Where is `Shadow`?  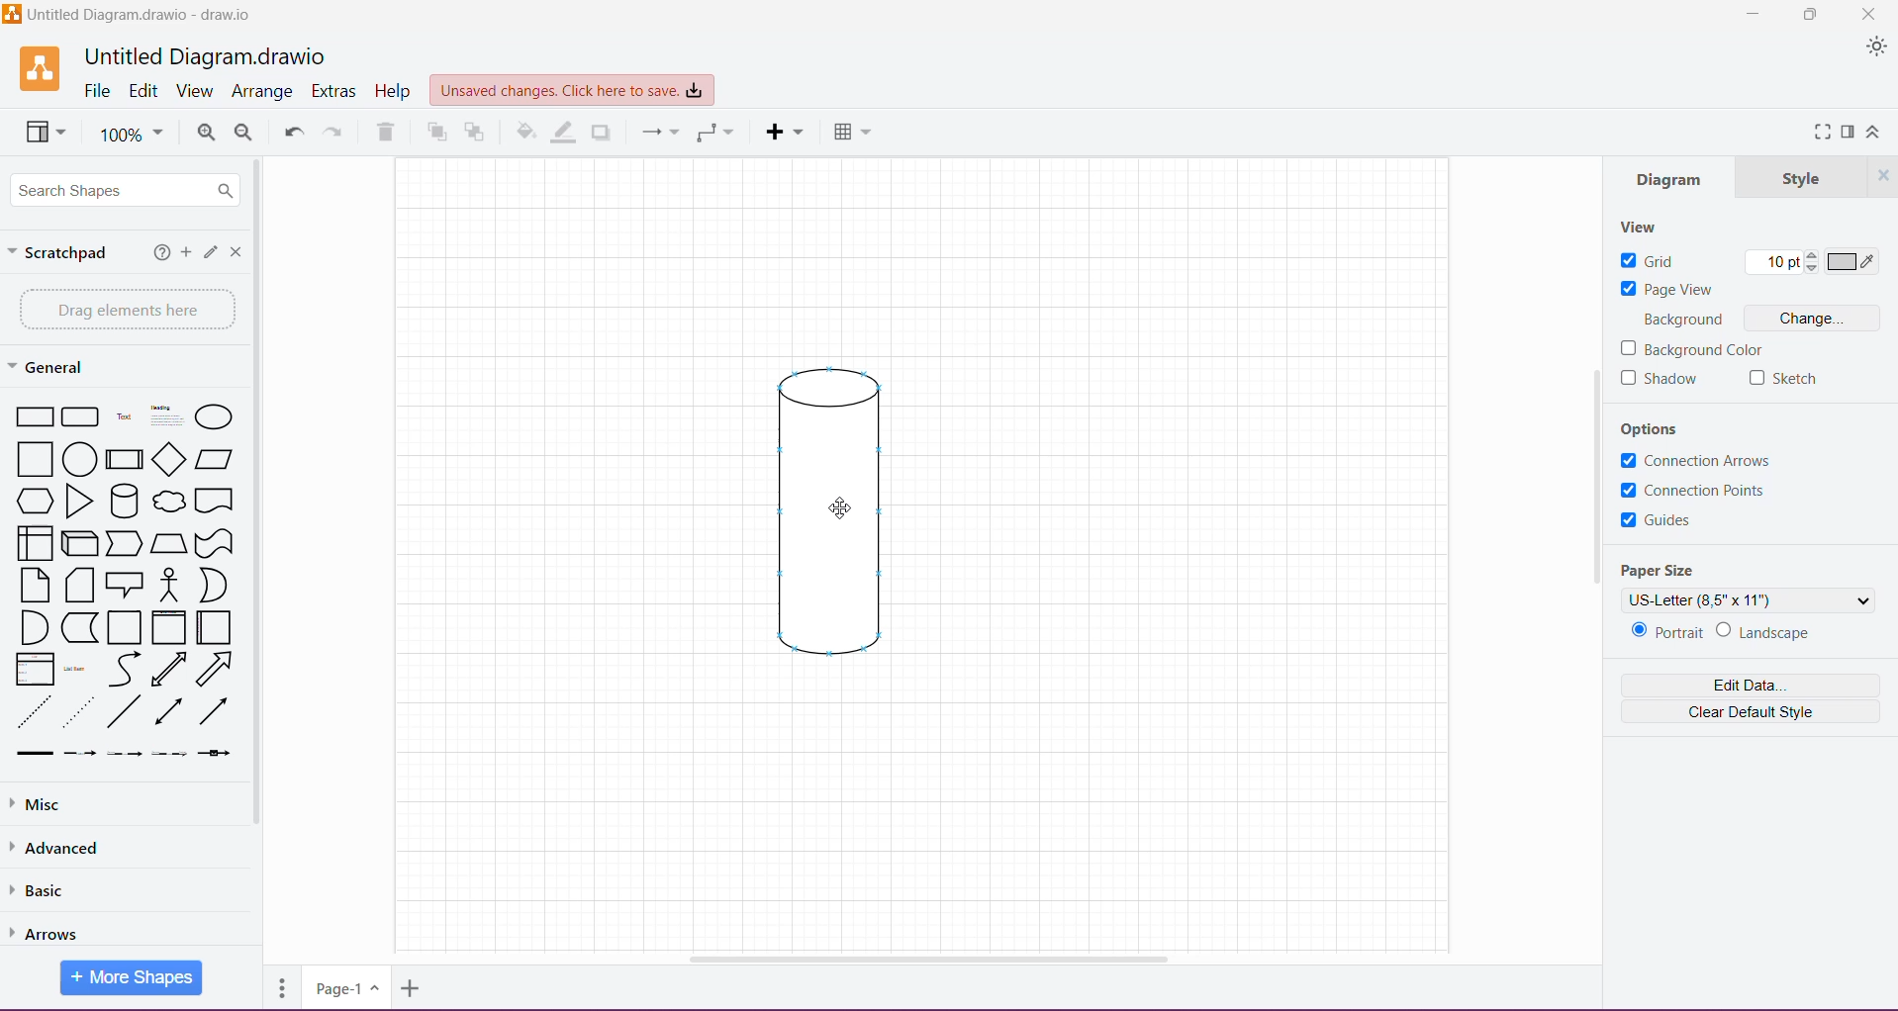 Shadow is located at coordinates (606, 133).